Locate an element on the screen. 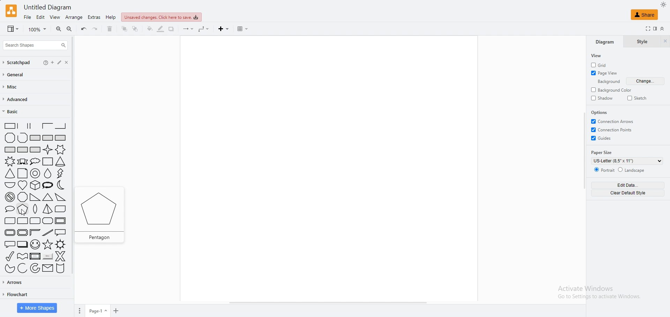 This screenshot has width=670, height=317. shadow is located at coordinates (603, 99).